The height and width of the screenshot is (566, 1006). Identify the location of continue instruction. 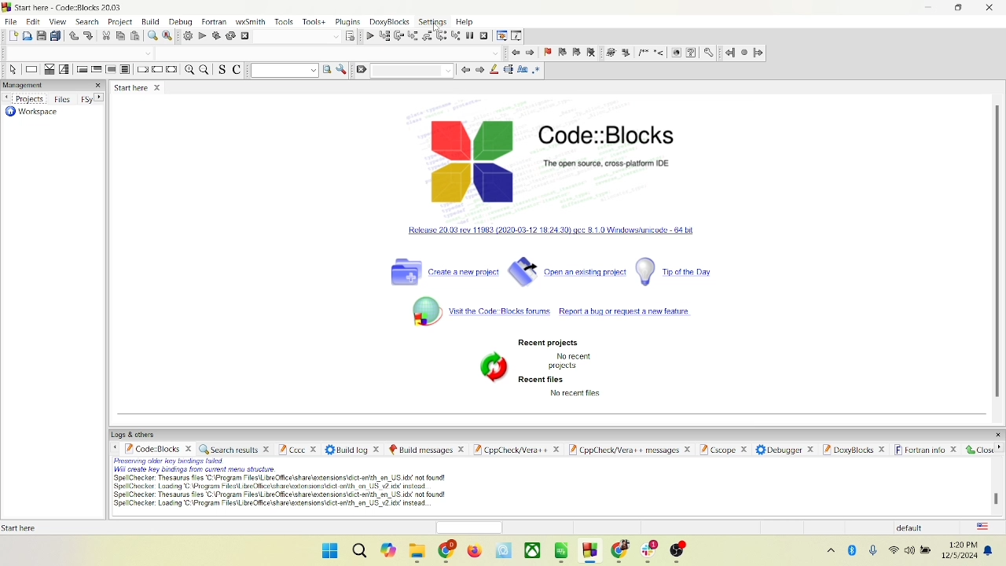
(158, 69).